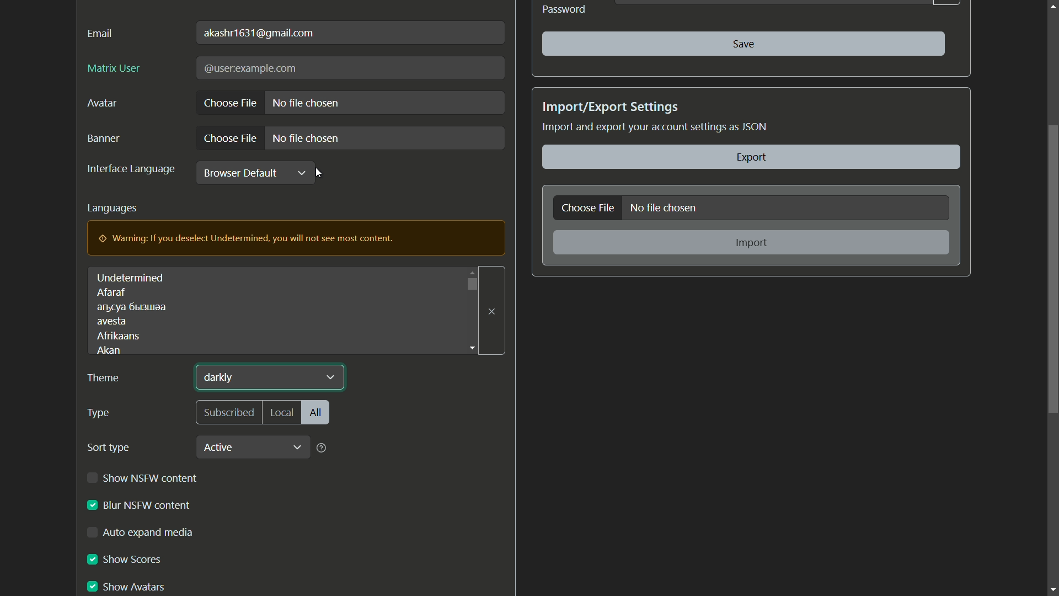 The width and height of the screenshot is (1059, 596). What do you see at coordinates (302, 173) in the screenshot?
I see `dropdown` at bounding box center [302, 173].